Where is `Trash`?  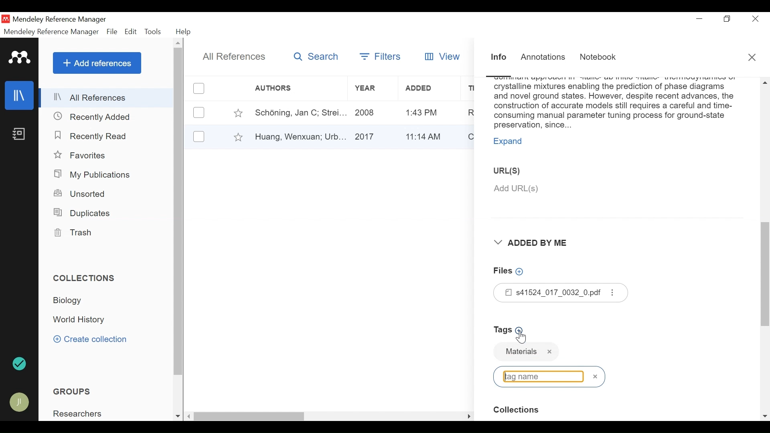 Trash is located at coordinates (72, 233).